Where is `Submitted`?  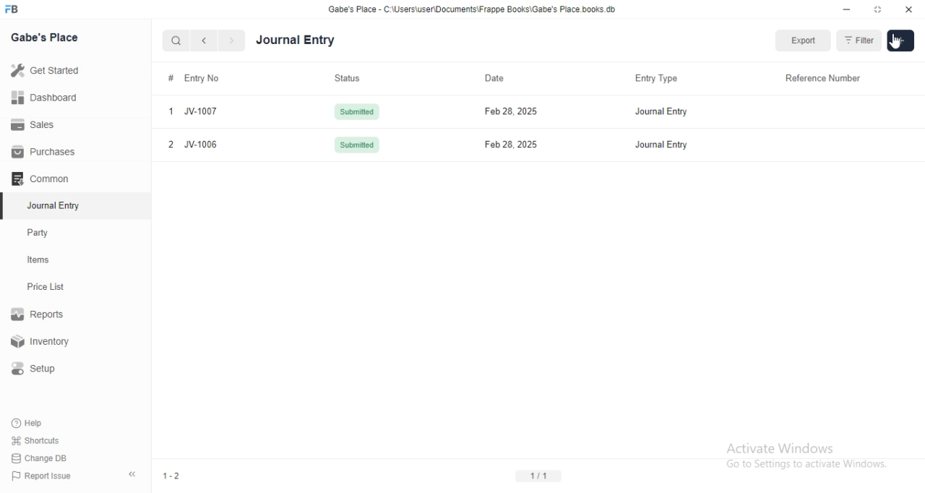 Submitted is located at coordinates (356, 147).